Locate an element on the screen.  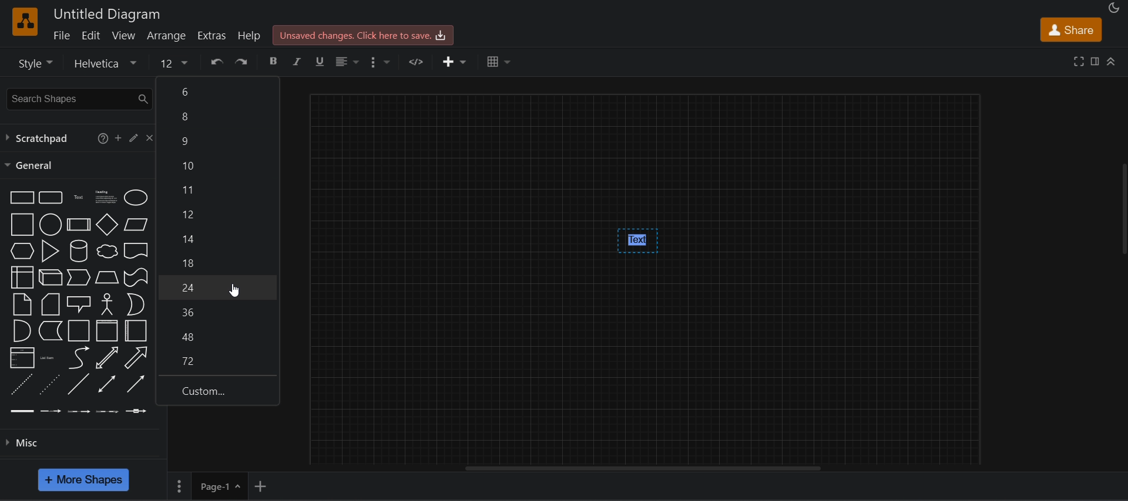
Container is located at coordinates (79, 331).